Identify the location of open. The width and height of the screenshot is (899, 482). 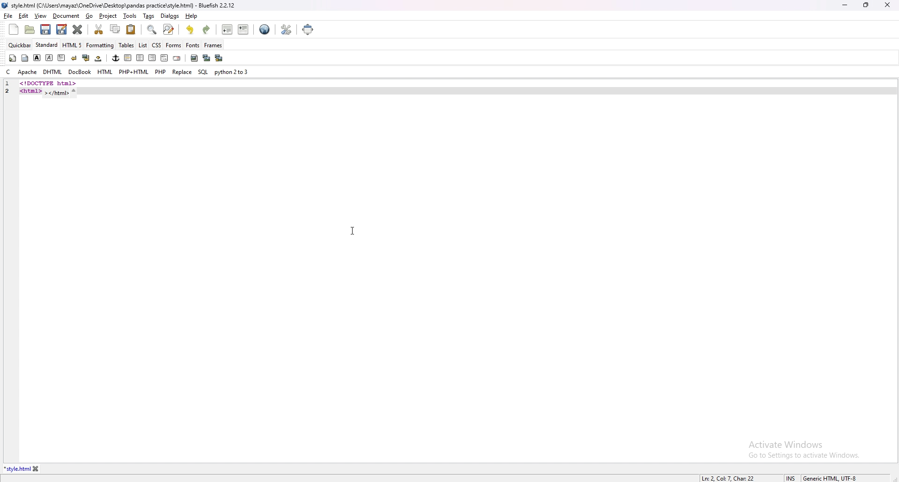
(31, 29).